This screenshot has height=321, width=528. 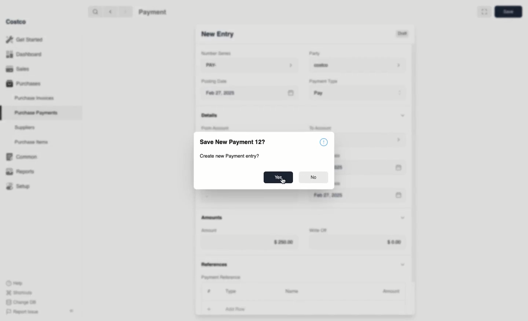 What do you see at coordinates (283, 183) in the screenshot?
I see `cursor` at bounding box center [283, 183].